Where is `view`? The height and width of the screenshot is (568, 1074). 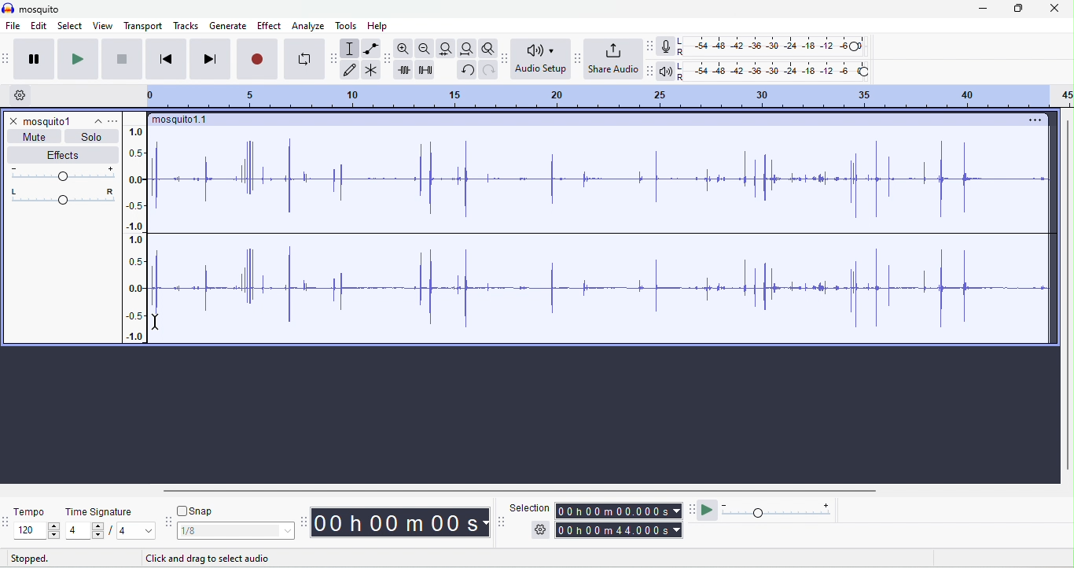 view is located at coordinates (104, 27).